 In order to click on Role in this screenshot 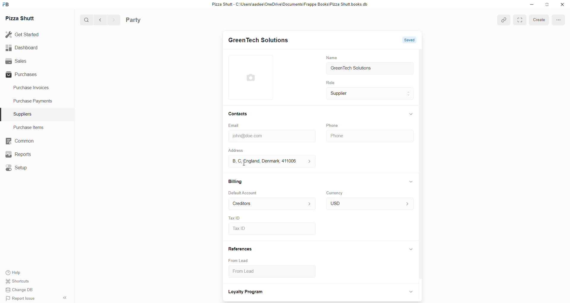, I will do `click(330, 83)`.